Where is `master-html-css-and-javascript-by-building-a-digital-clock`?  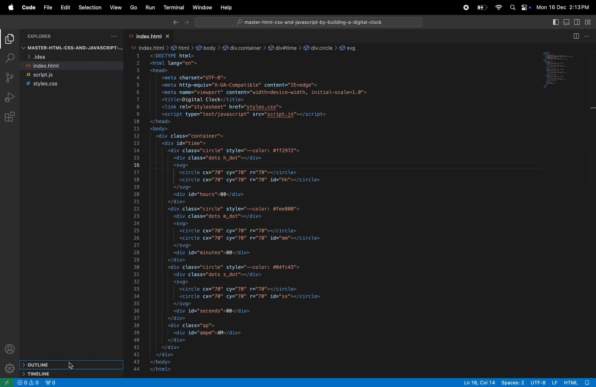 master-html-css-and-javascript-by-building-a-digital-clock is located at coordinates (314, 22).